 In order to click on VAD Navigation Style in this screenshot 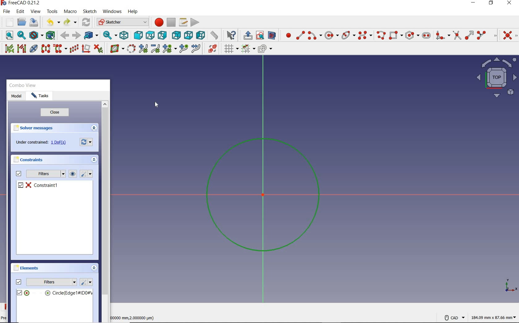, I will do `click(452, 318)`.